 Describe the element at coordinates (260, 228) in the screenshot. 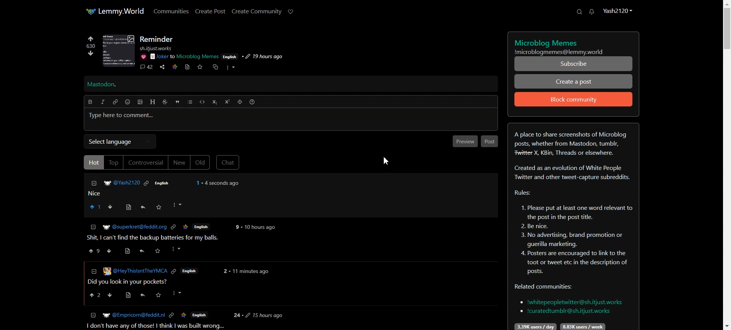

I see `10 minutes ago` at that location.